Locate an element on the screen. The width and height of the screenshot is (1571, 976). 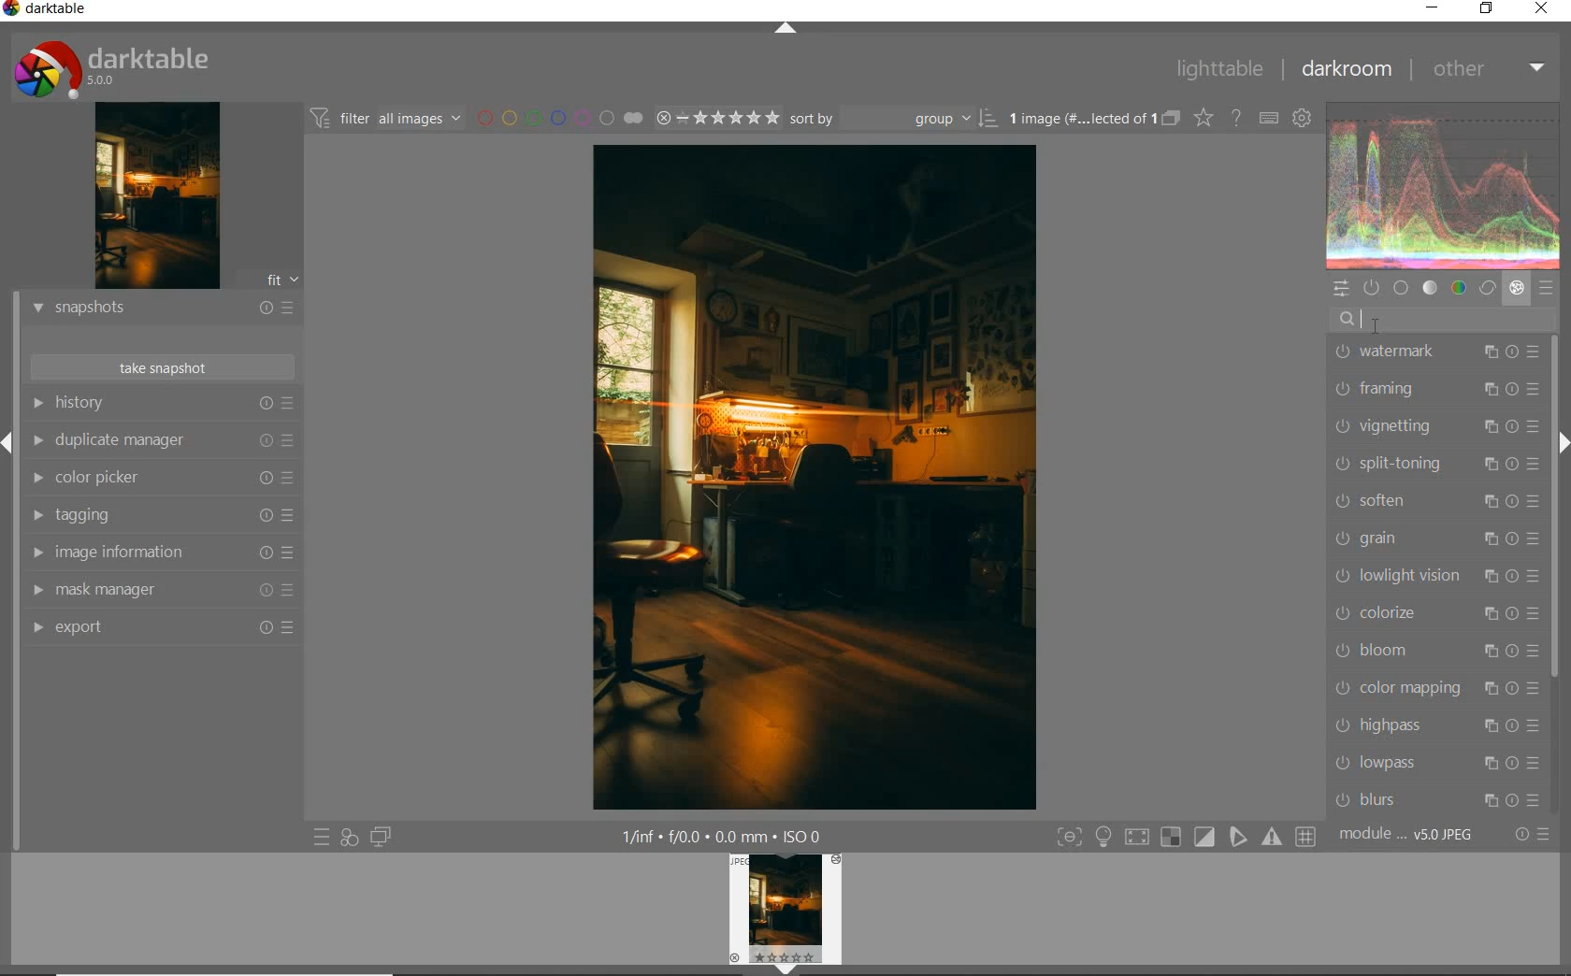
blurs is located at coordinates (1436, 799).